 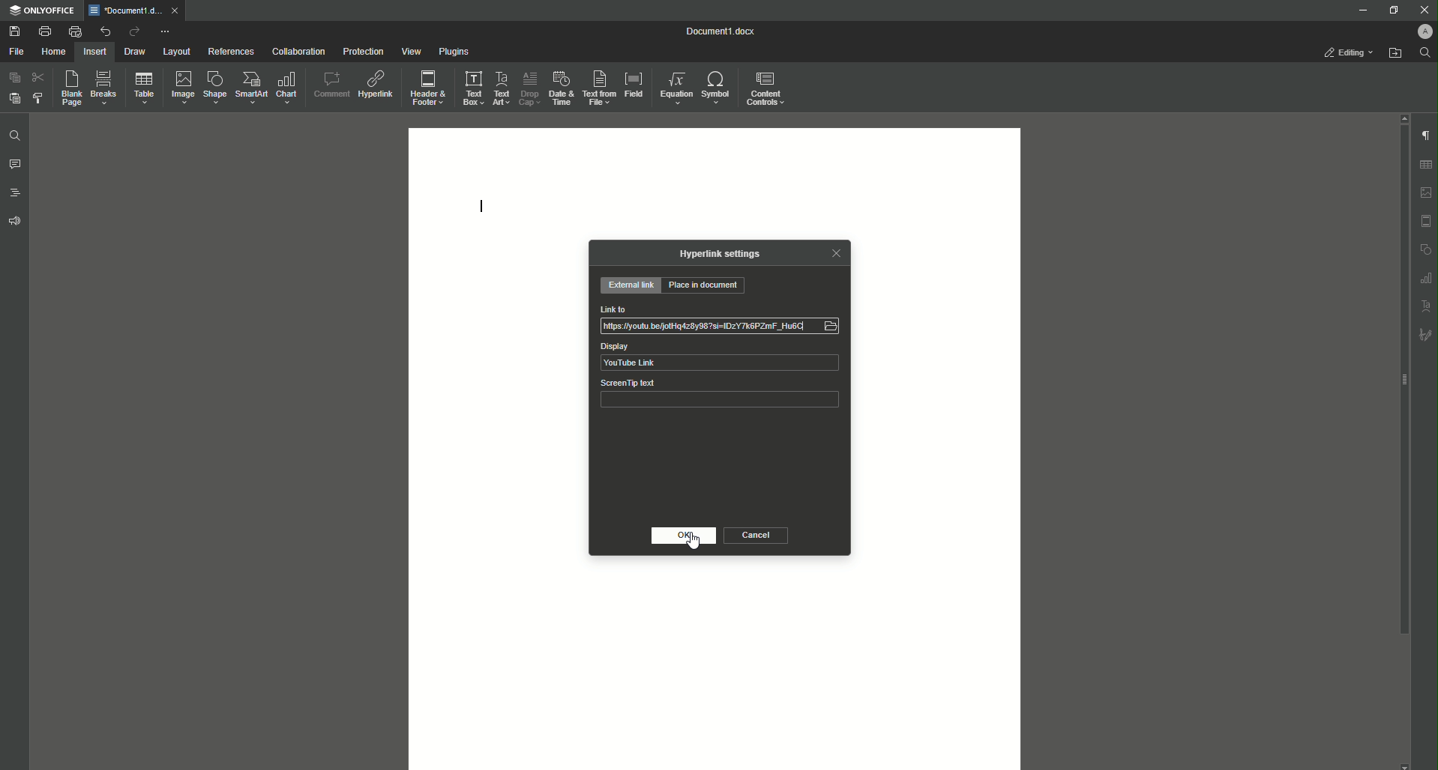 I want to click on Choose Styling, so click(x=37, y=98).